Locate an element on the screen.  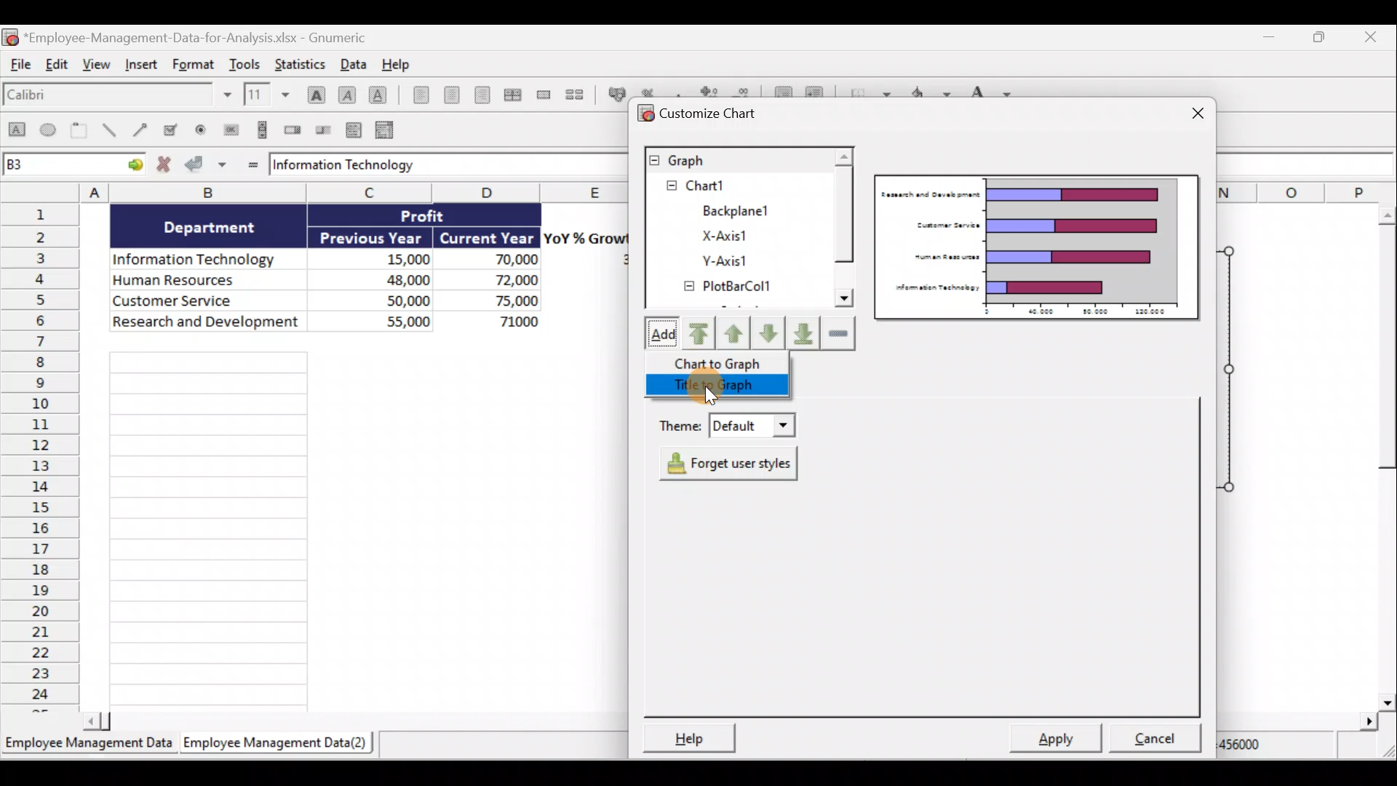
Underline is located at coordinates (378, 92).